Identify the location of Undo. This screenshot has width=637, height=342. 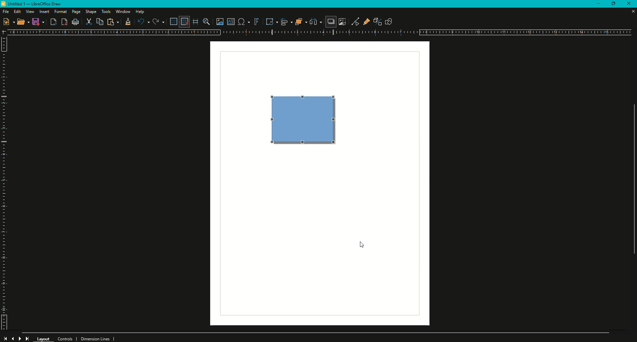
(143, 22).